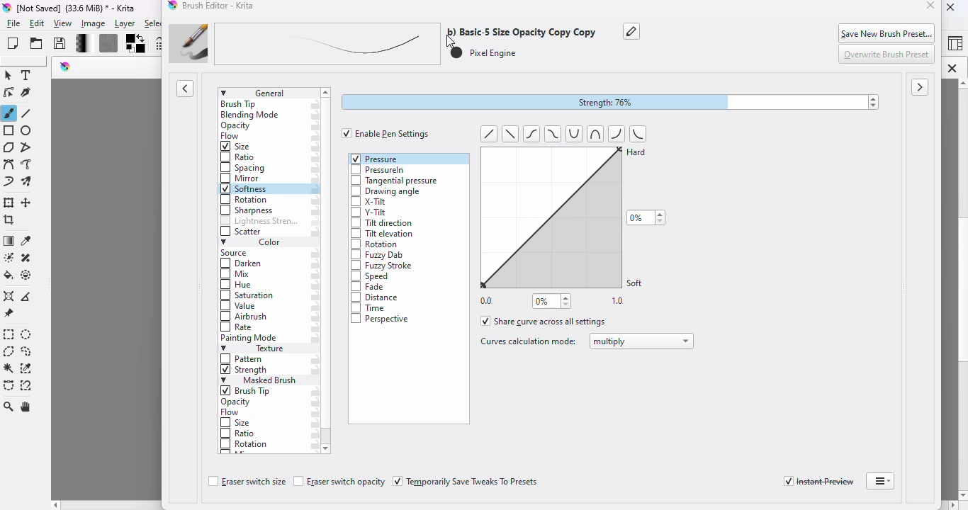 The width and height of the screenshot is (968, 510). Describe the element at coordinates (638, 157) in the screenshot. I see `Hard` at that location.